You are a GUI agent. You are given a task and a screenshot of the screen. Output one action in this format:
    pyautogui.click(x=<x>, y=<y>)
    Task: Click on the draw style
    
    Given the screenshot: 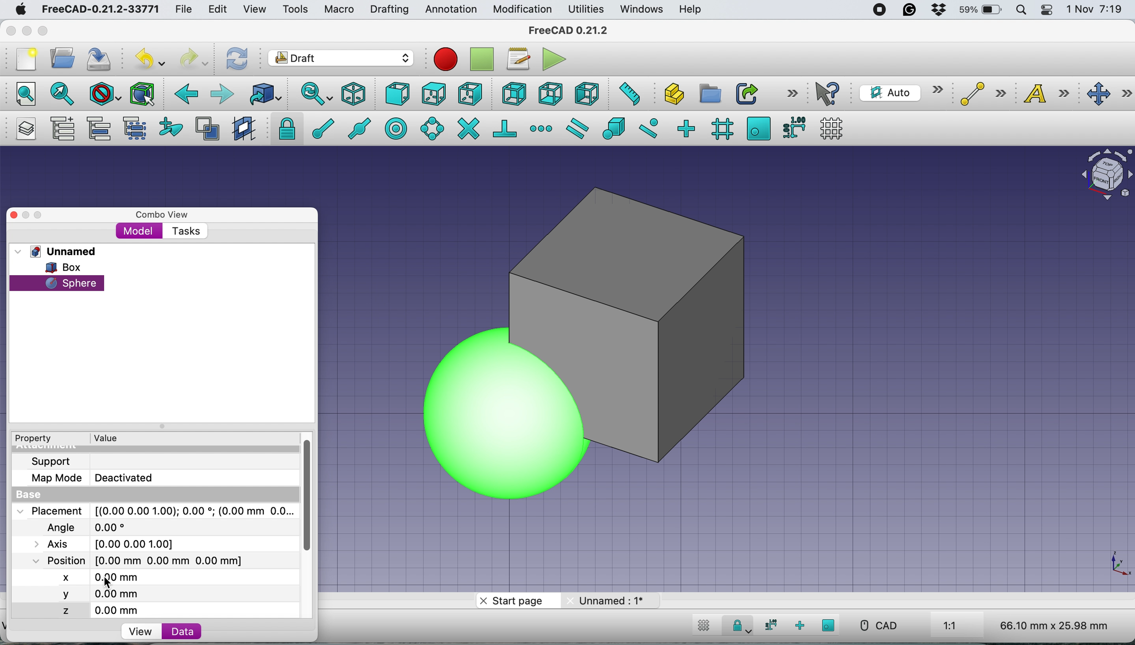 What is the action you would take?
    pyautogui.click(x=105, y=95)
    